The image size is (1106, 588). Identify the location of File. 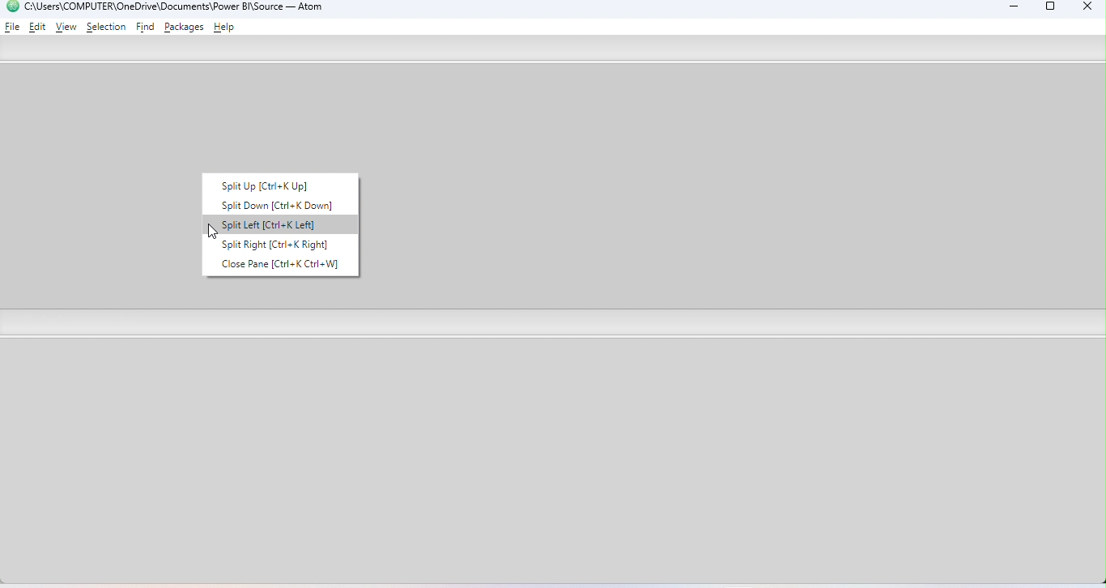
(13, 26).